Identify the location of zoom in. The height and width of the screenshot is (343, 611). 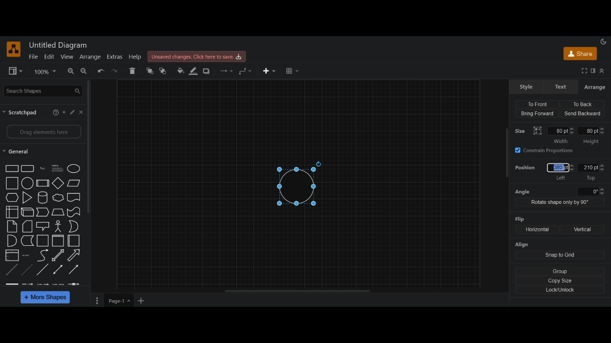
(70, 71).